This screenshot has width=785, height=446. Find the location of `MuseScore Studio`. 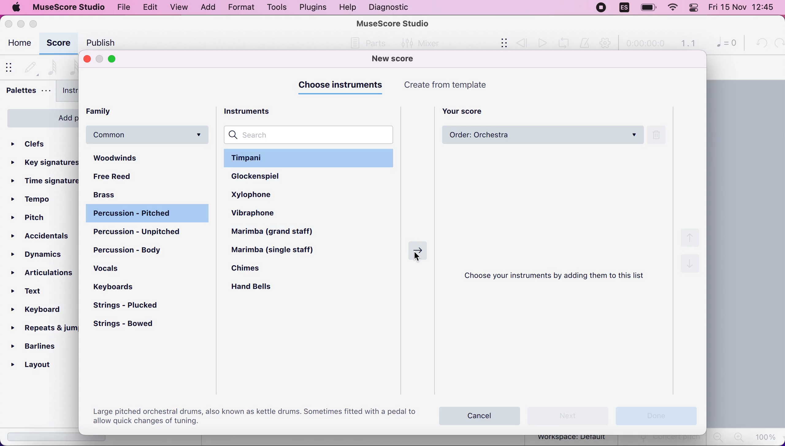

MuseScore Studio is located at coordinates (393, 23).